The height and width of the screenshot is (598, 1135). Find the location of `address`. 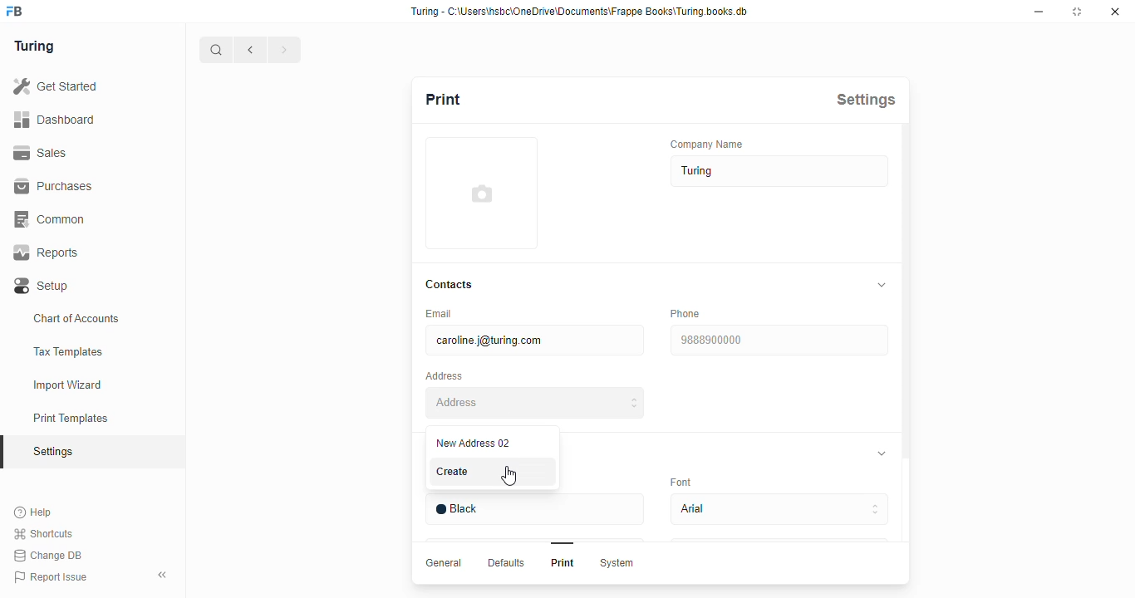

address is located at coordinates (444, 376).